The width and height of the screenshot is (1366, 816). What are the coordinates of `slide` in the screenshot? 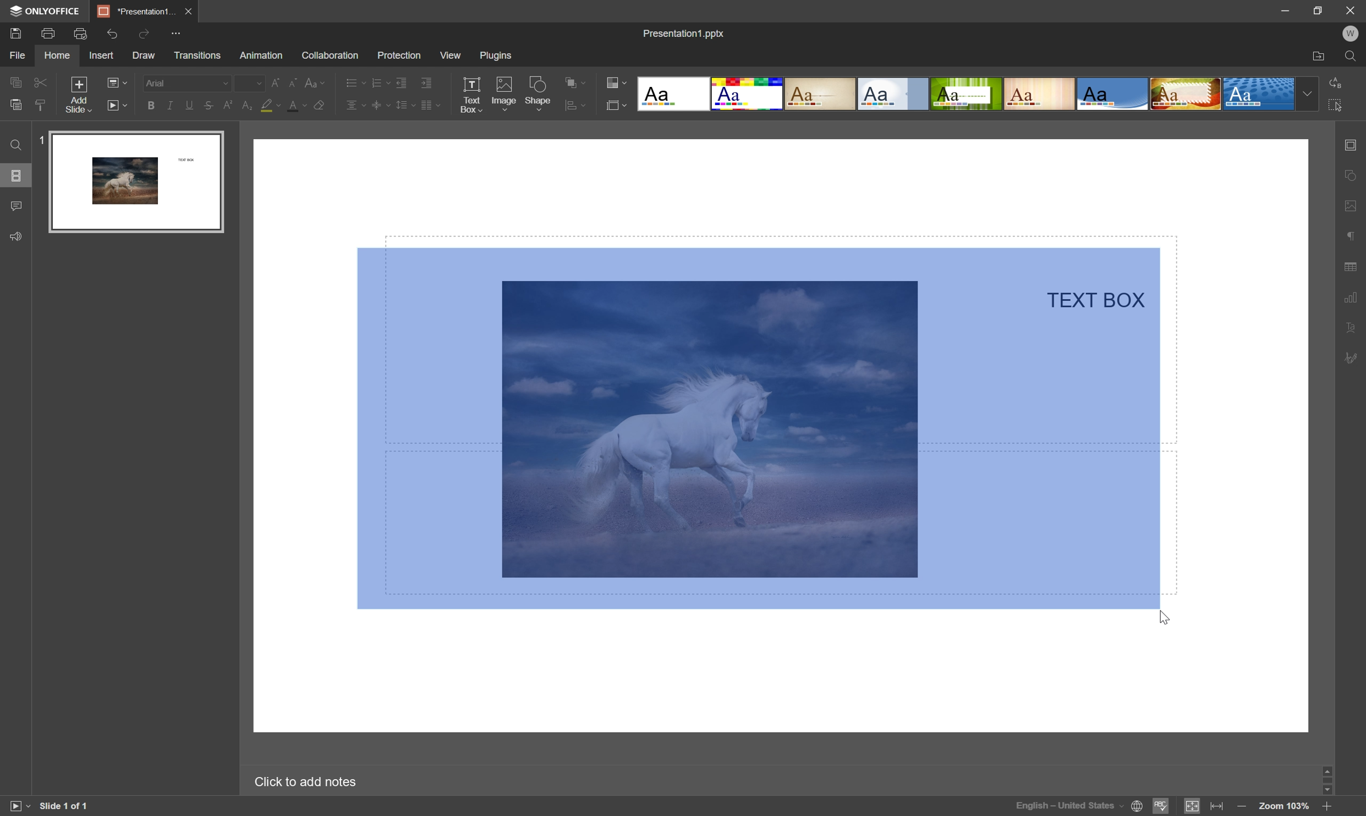 It's located at (136, 182).